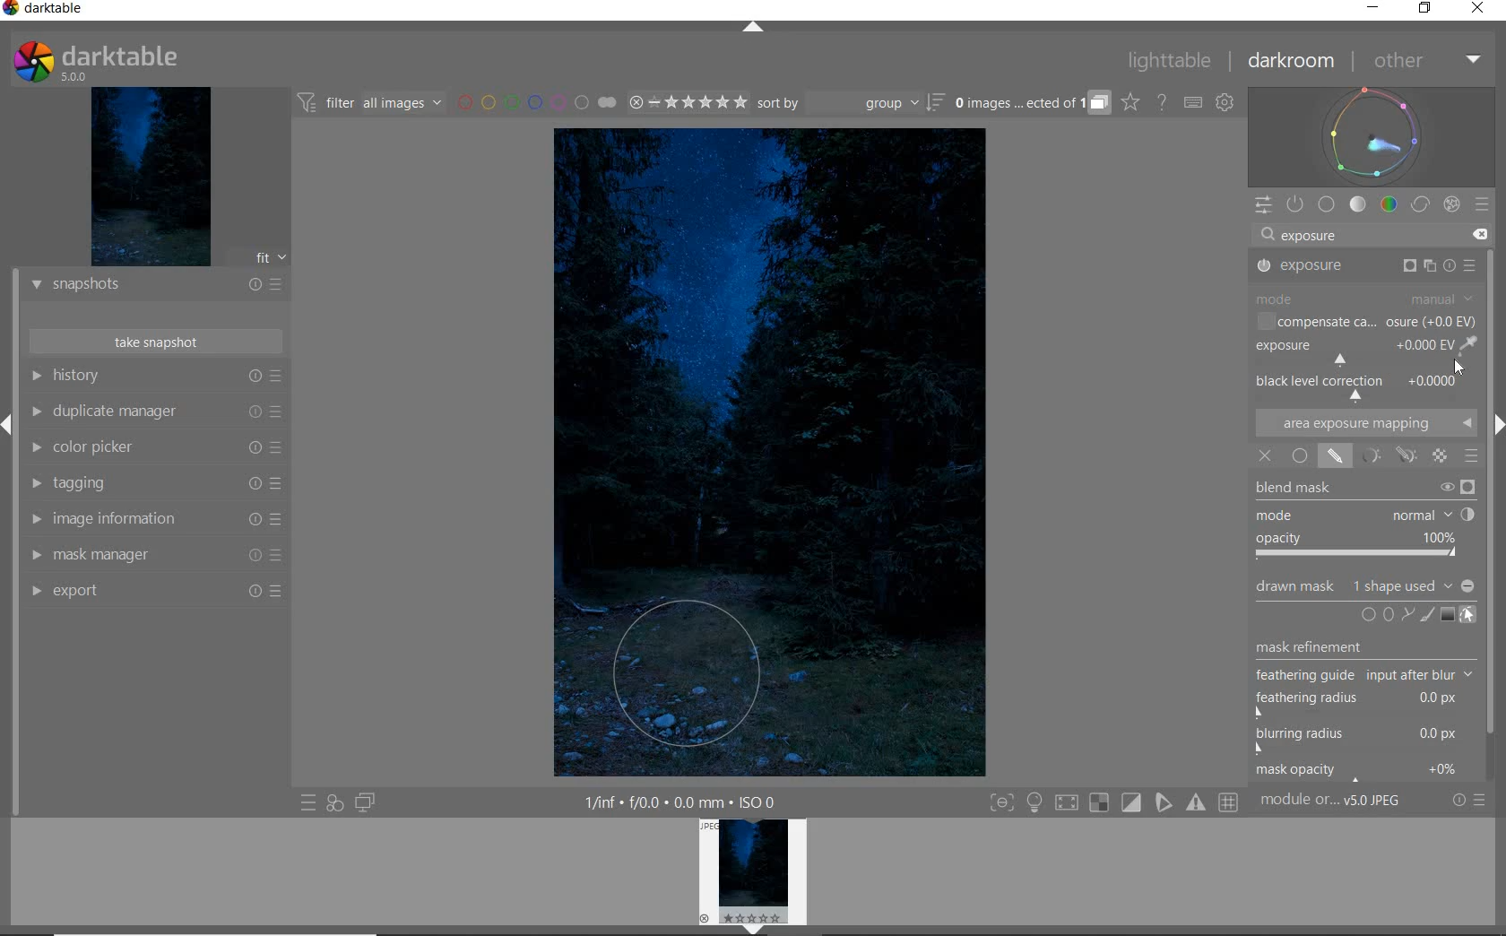 This screenshot has height=936, width=1506. Describe the element at coordinates (1484, 203) in the screenshot. I see `PRESETS` at that location.